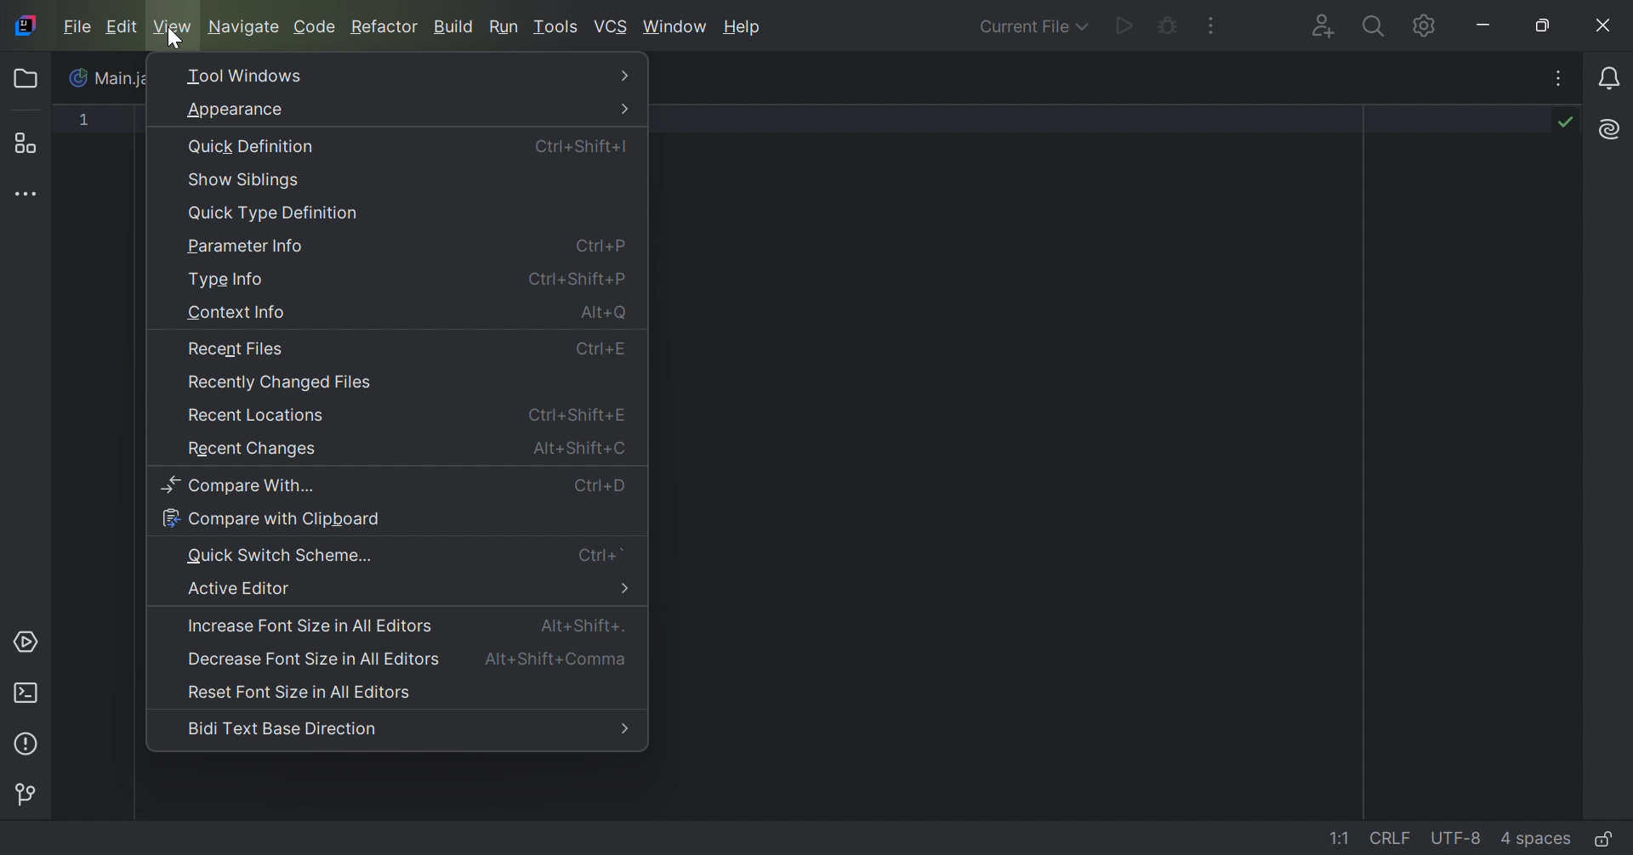  What do you see at coordinates (1212, 25) in the screenshot?
I see `More actions` at bounding box center [1212, 25].